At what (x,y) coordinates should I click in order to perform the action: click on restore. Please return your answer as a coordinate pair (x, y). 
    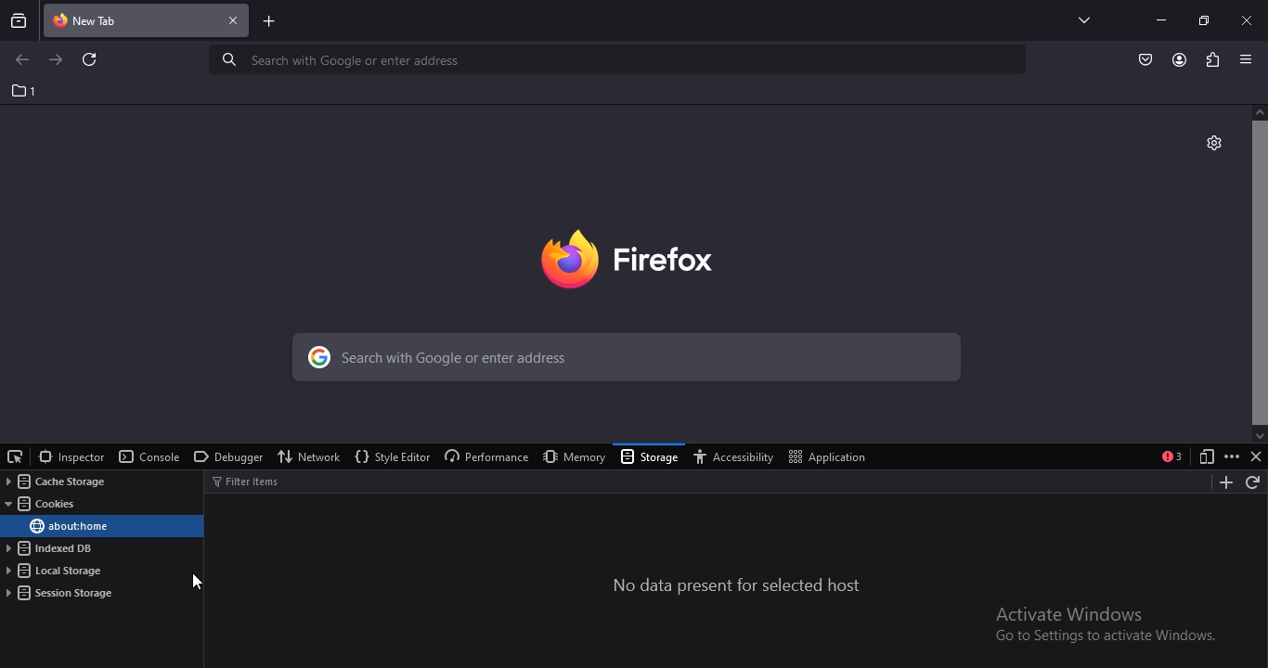
    Looking at the image, I should click on (1203, 19).